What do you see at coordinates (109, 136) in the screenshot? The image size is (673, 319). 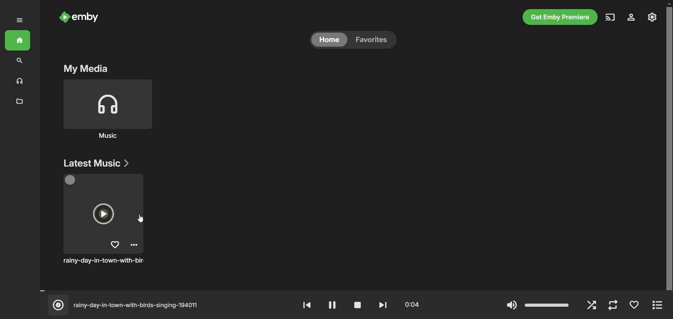 I see `music` at bounding box center [109, 136].